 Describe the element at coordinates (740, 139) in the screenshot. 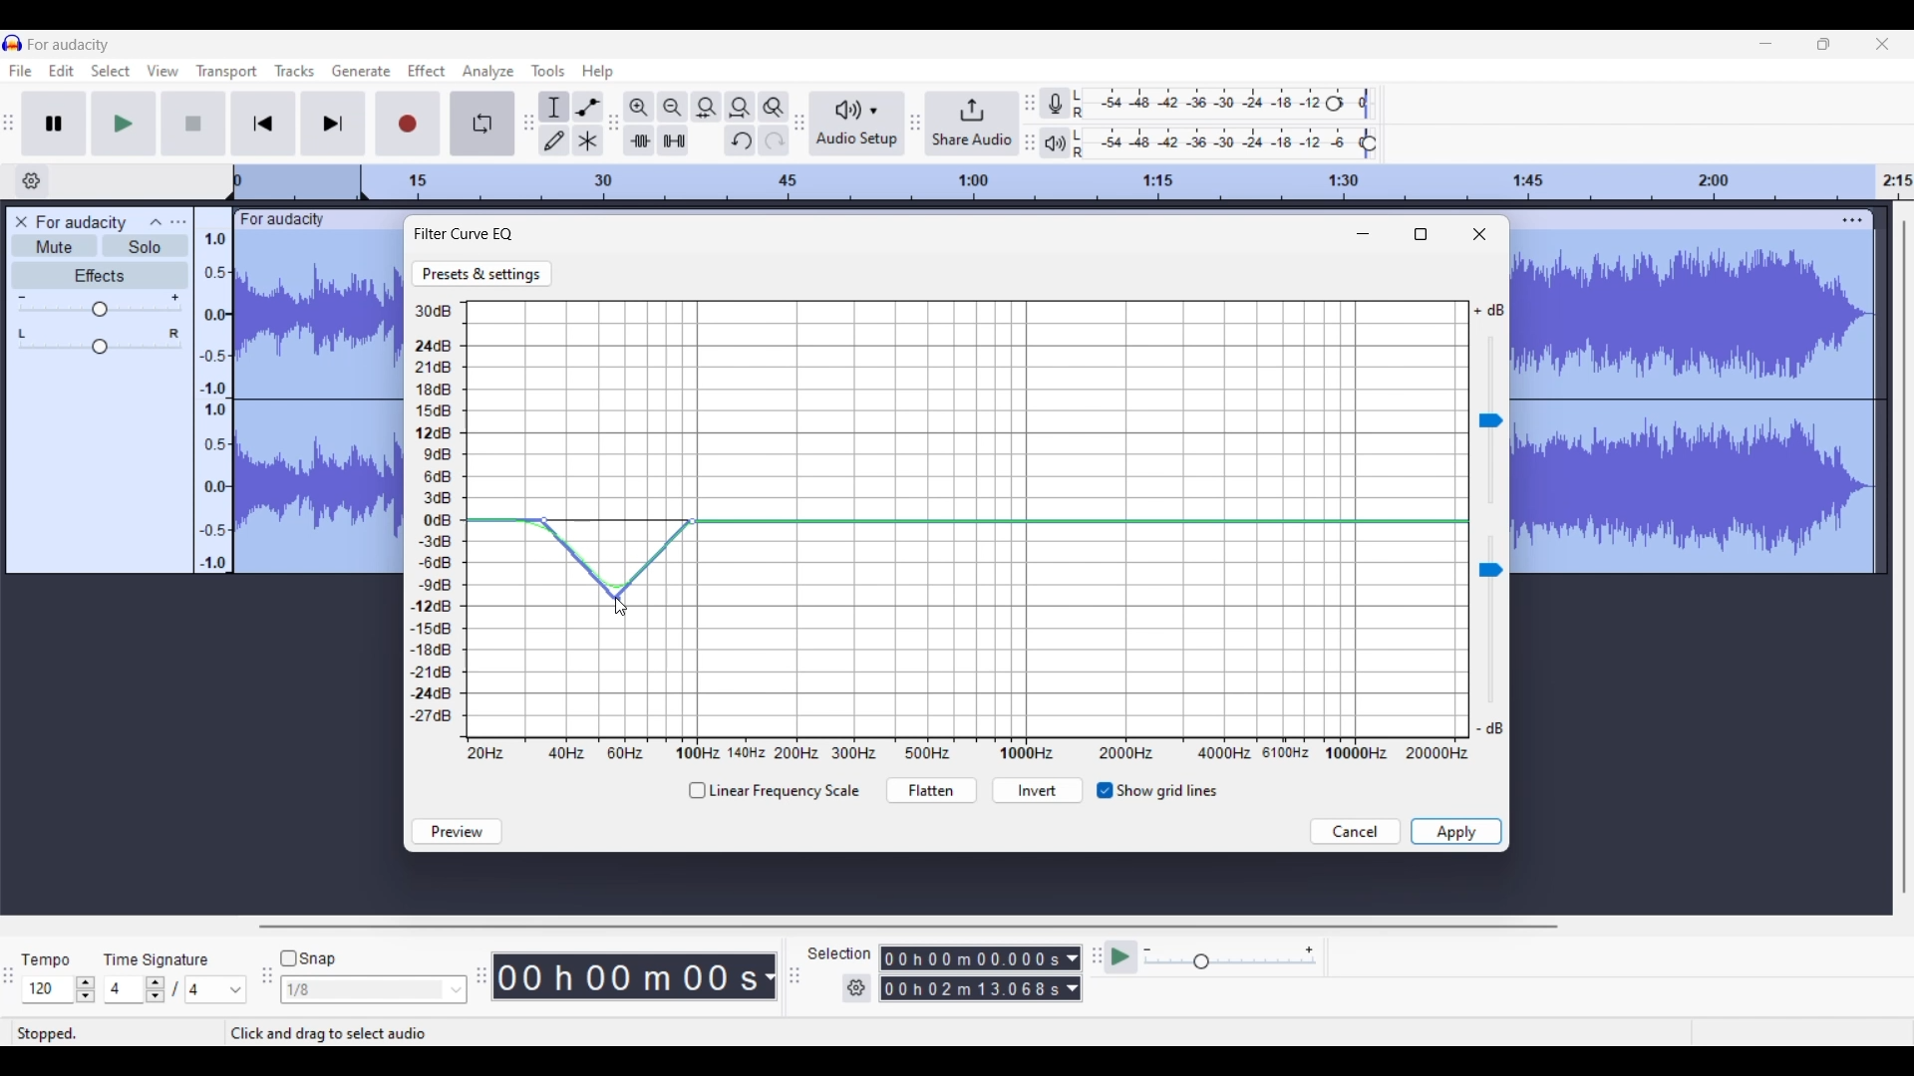

I see `Undo` at that location.